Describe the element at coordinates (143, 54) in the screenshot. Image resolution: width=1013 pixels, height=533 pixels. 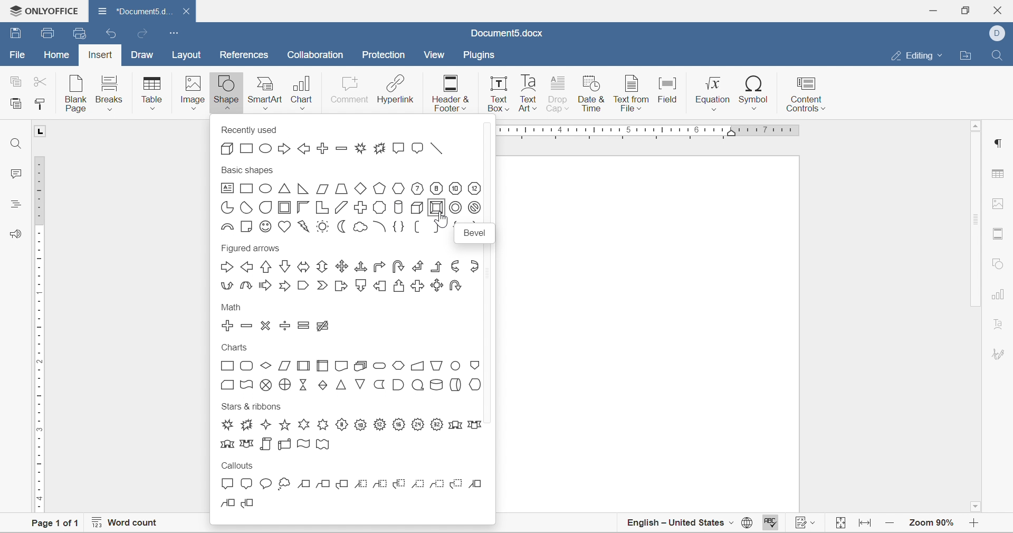
I see `draw` at that location.